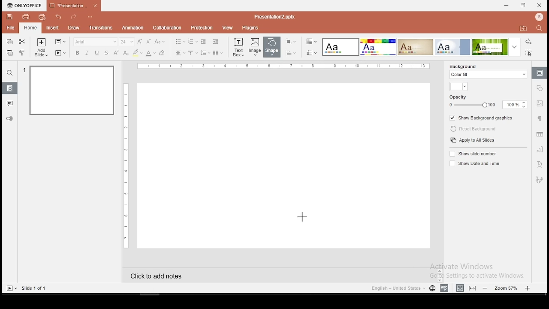  What do you see at coordinates (77, 53) in the screenshot?
I see `bold` at bounding box center [77, 53].